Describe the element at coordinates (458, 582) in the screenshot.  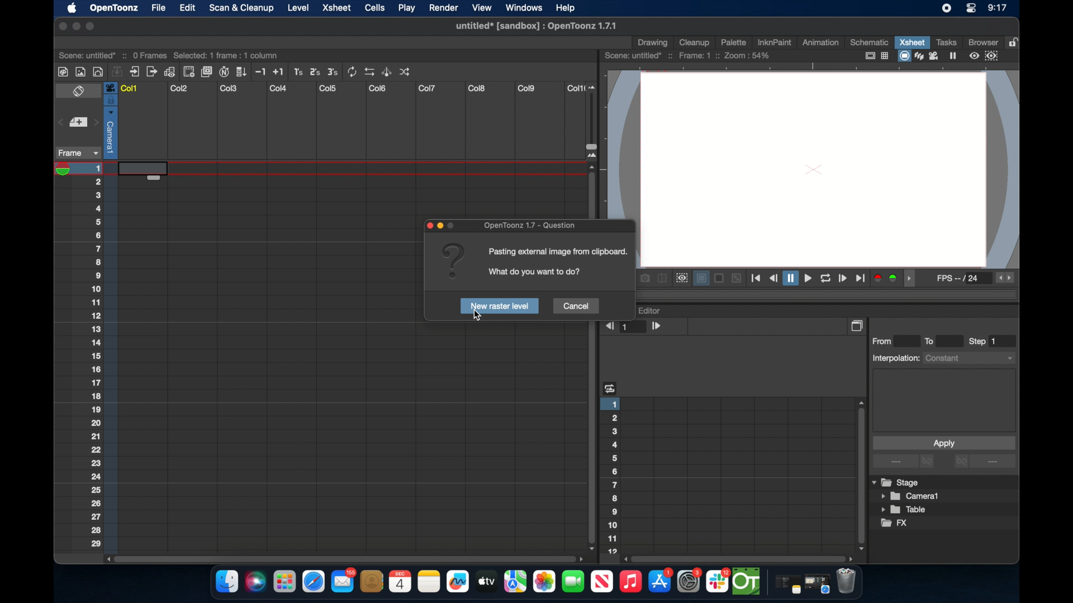
I see `freeform` at that location.